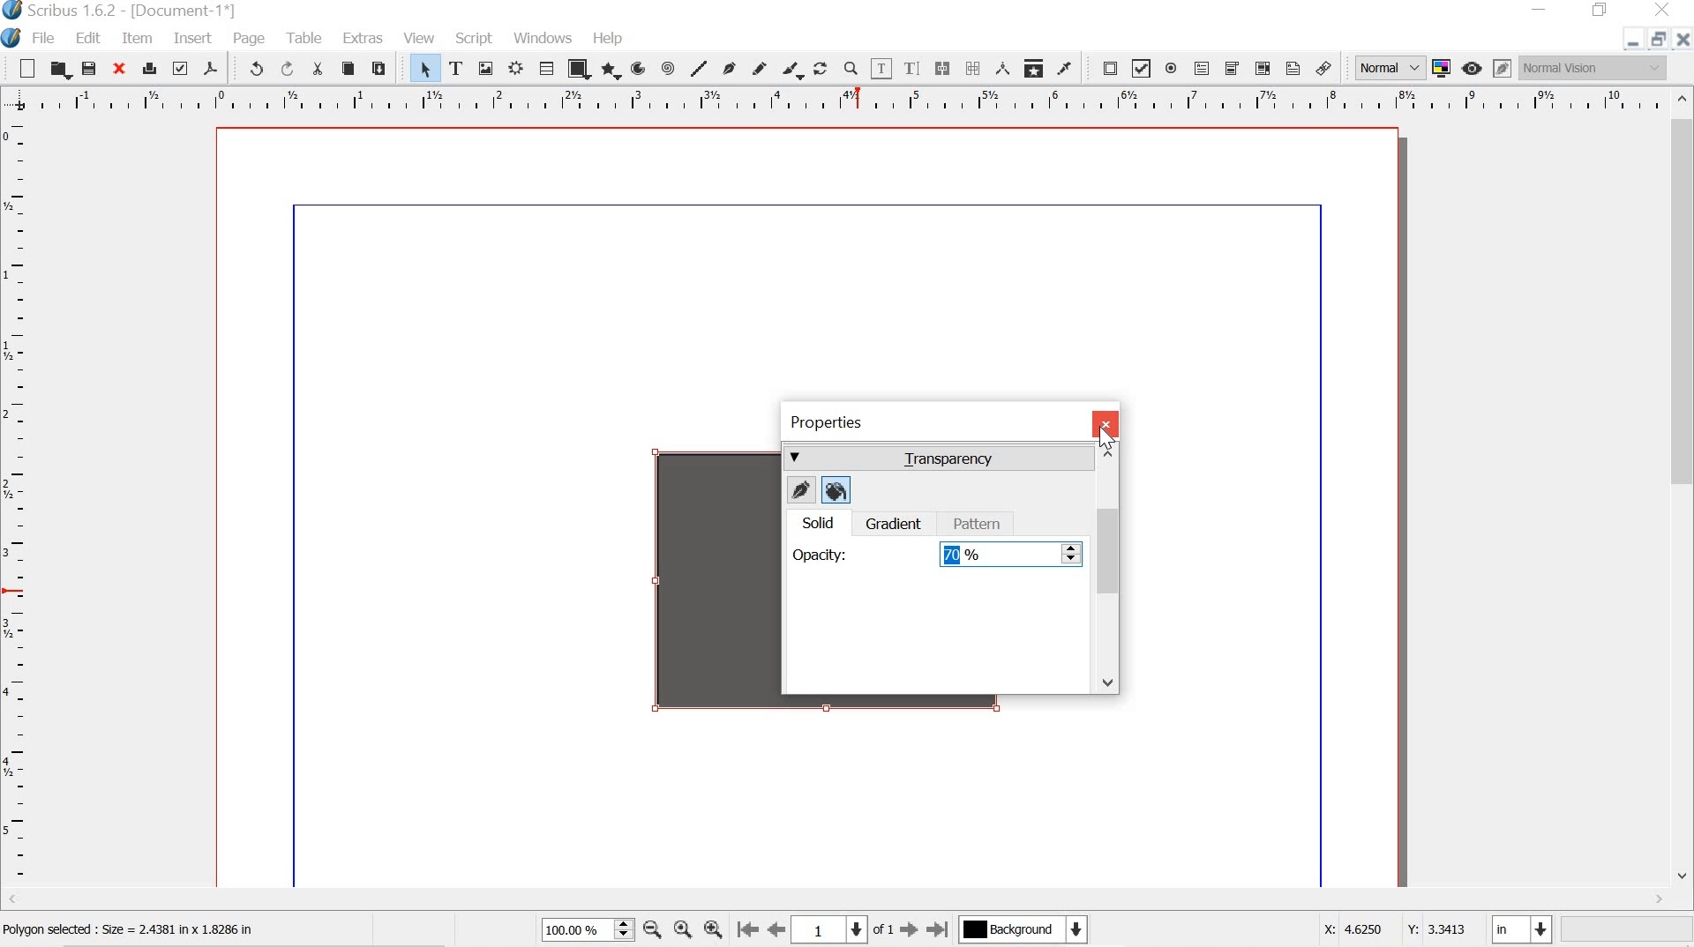 The height and width of the screenshot is (947, 1694). What do you see at coordinates (1683, 498) in the screenshot?
I see `scrollbar` at bounding box center [1683, 498].